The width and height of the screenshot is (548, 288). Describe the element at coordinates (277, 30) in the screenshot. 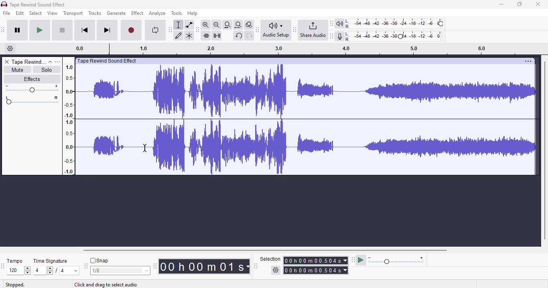

I see `audio setup` at that location.